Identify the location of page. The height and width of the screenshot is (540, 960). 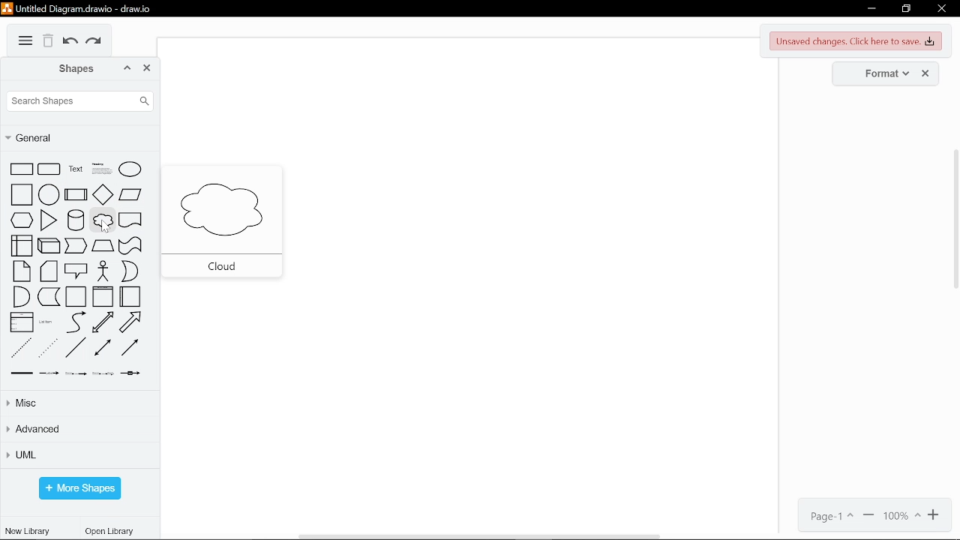
(834, 516).